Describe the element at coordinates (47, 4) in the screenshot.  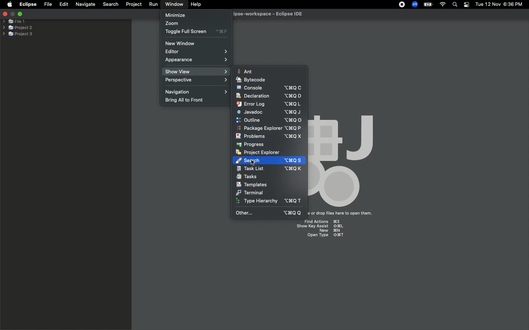
I see `File` at that location.